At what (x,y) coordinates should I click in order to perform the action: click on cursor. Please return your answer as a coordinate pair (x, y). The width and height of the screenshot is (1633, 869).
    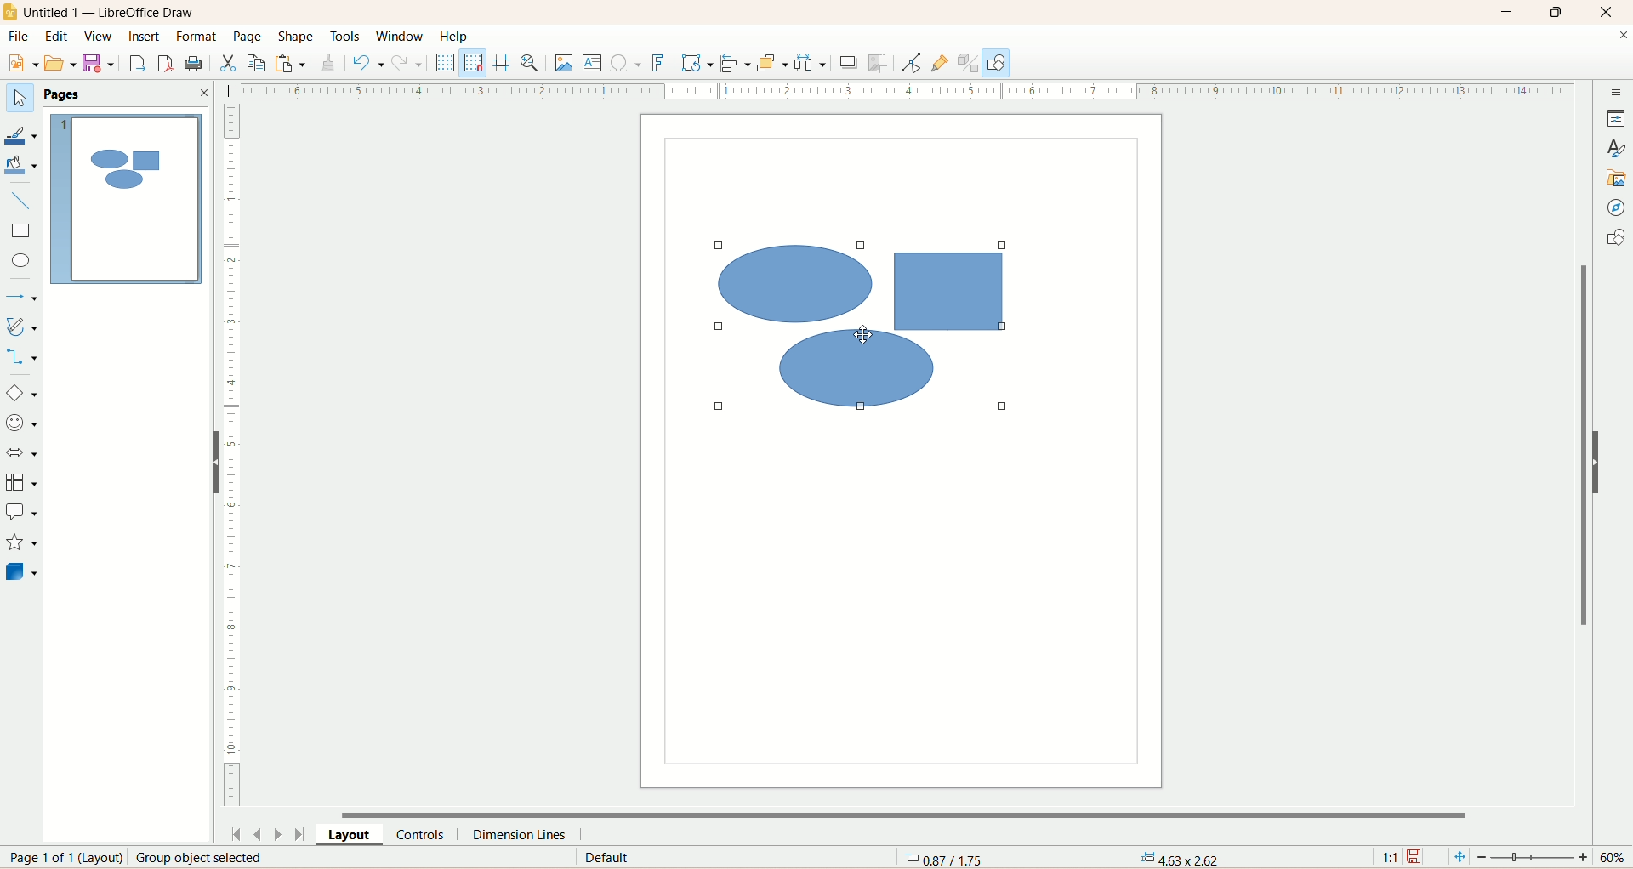
    Looking at the image, I should click on (861, 333).